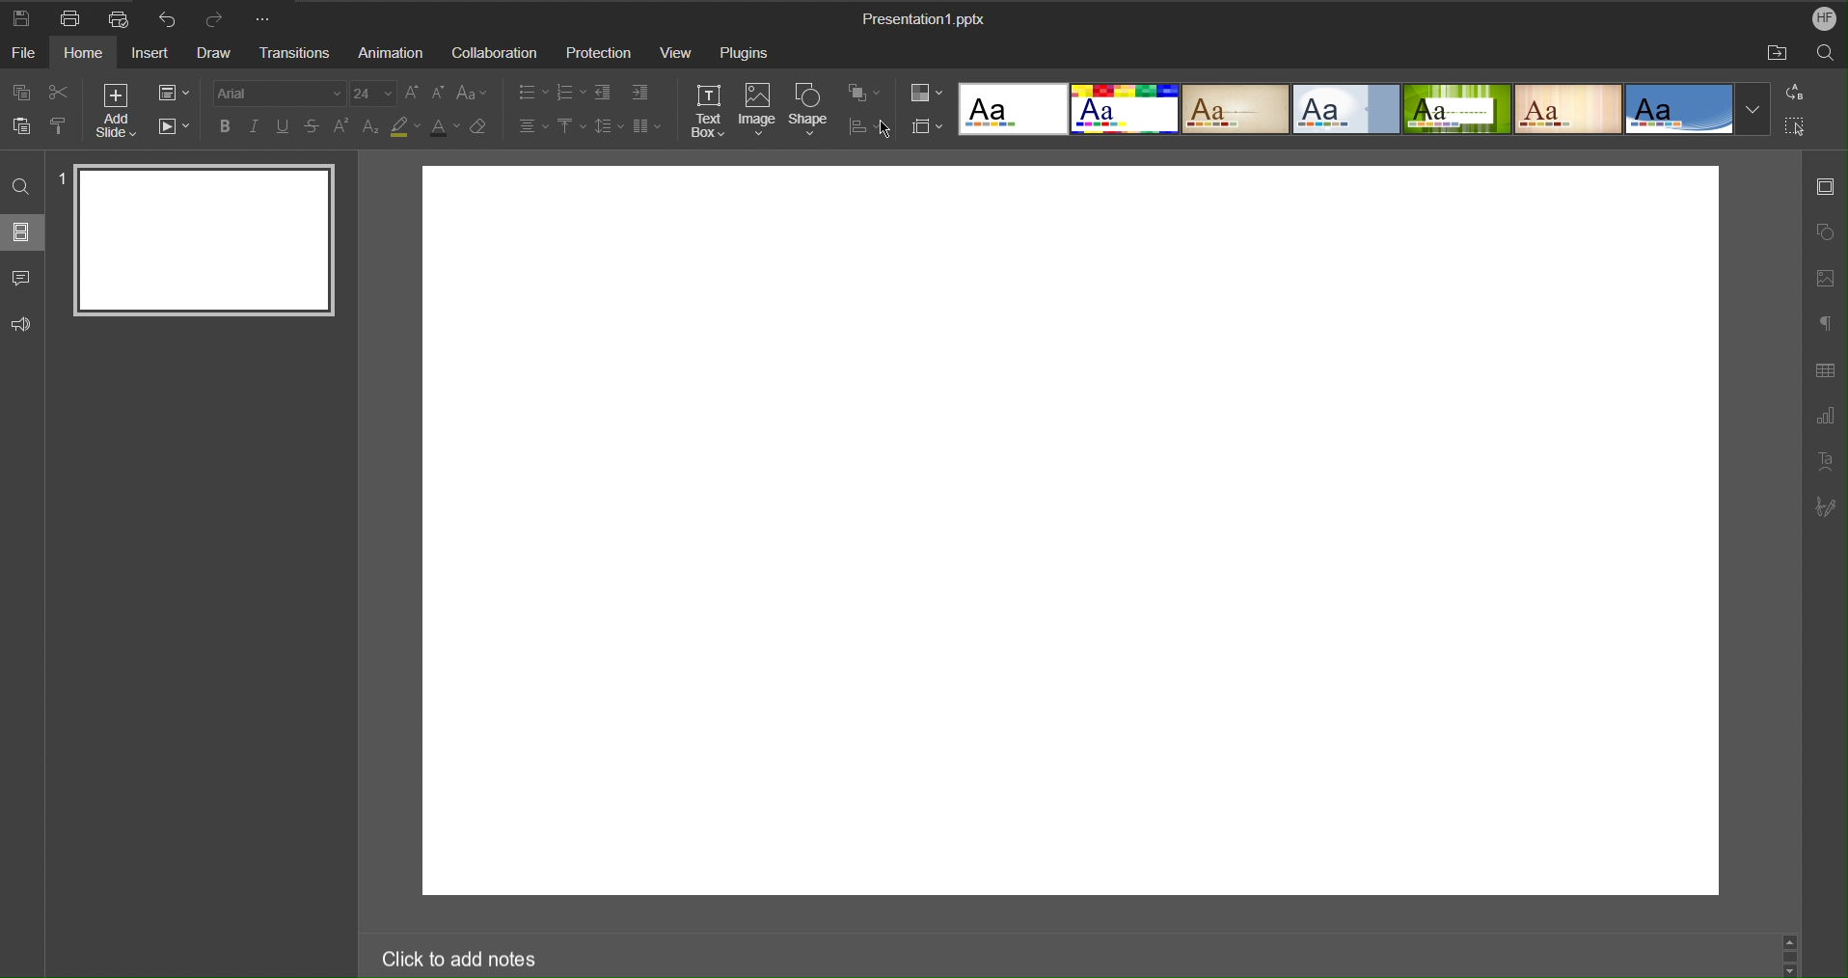 This screenshot has height=978, width=1848. What do you see at coordinates (119, 18) in the screenshot?
I see `Quick Print` at bounding box center [119, 18].